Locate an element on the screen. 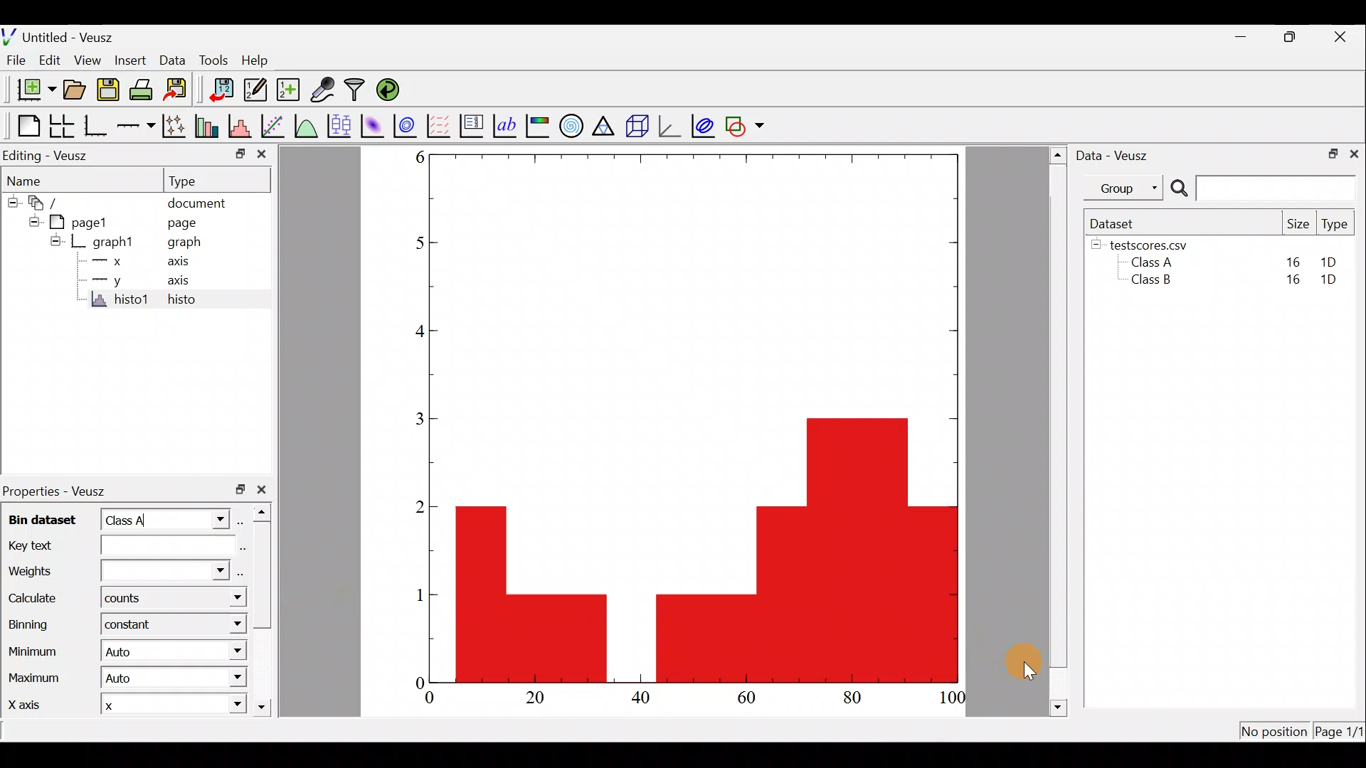  scroll bar is located at coordinates (263, 612).